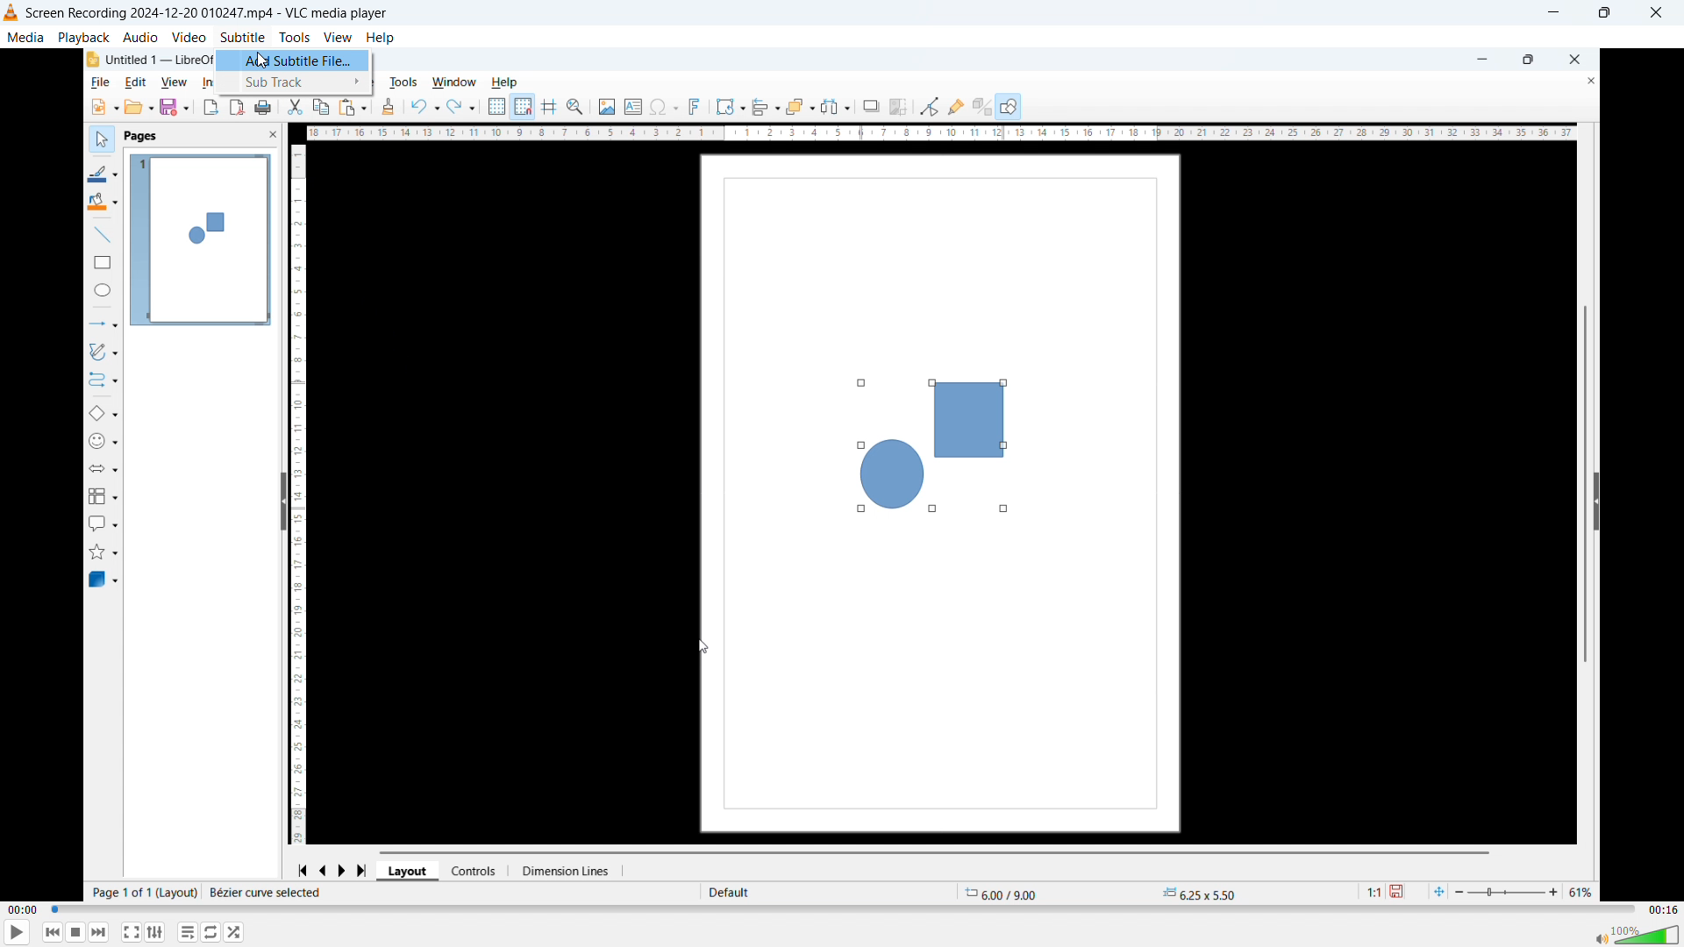 The width and height of the screenshot is (1684, 947). Describe the element at coordinates (480, 871) in the screenshot. I see `Controls ` at that location.